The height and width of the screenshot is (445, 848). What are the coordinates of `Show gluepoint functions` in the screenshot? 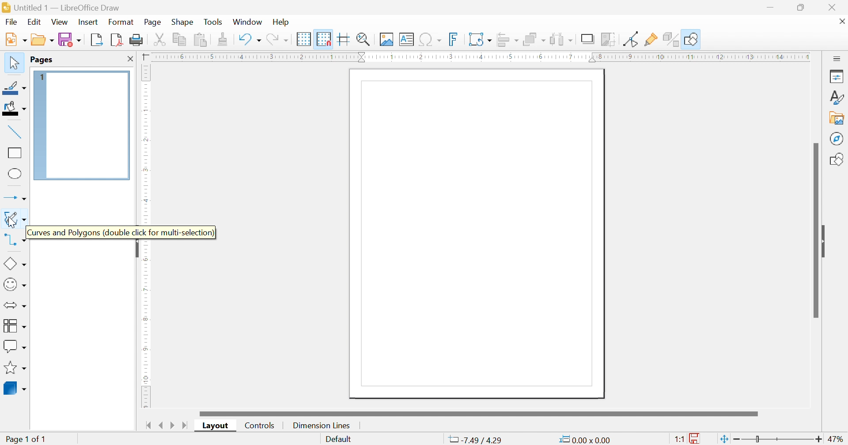 It's located at (651, 39).